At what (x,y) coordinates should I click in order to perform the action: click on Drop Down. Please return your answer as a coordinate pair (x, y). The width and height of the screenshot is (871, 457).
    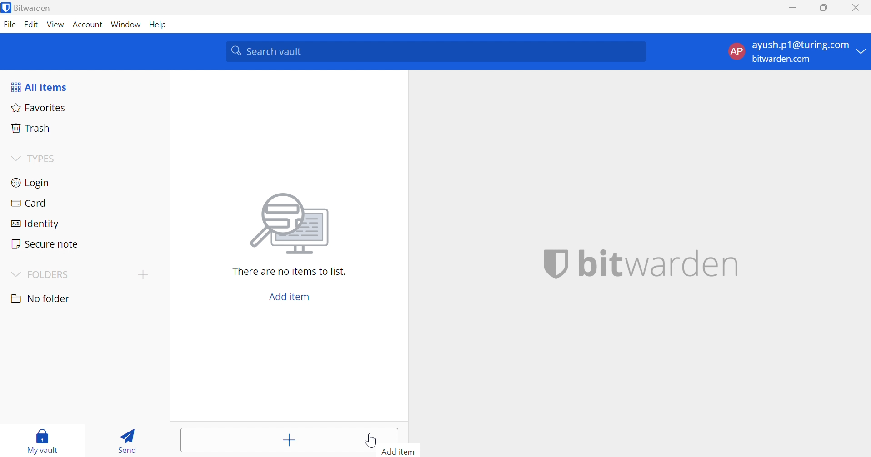
    Looking at the image, I should click on (15, 273).